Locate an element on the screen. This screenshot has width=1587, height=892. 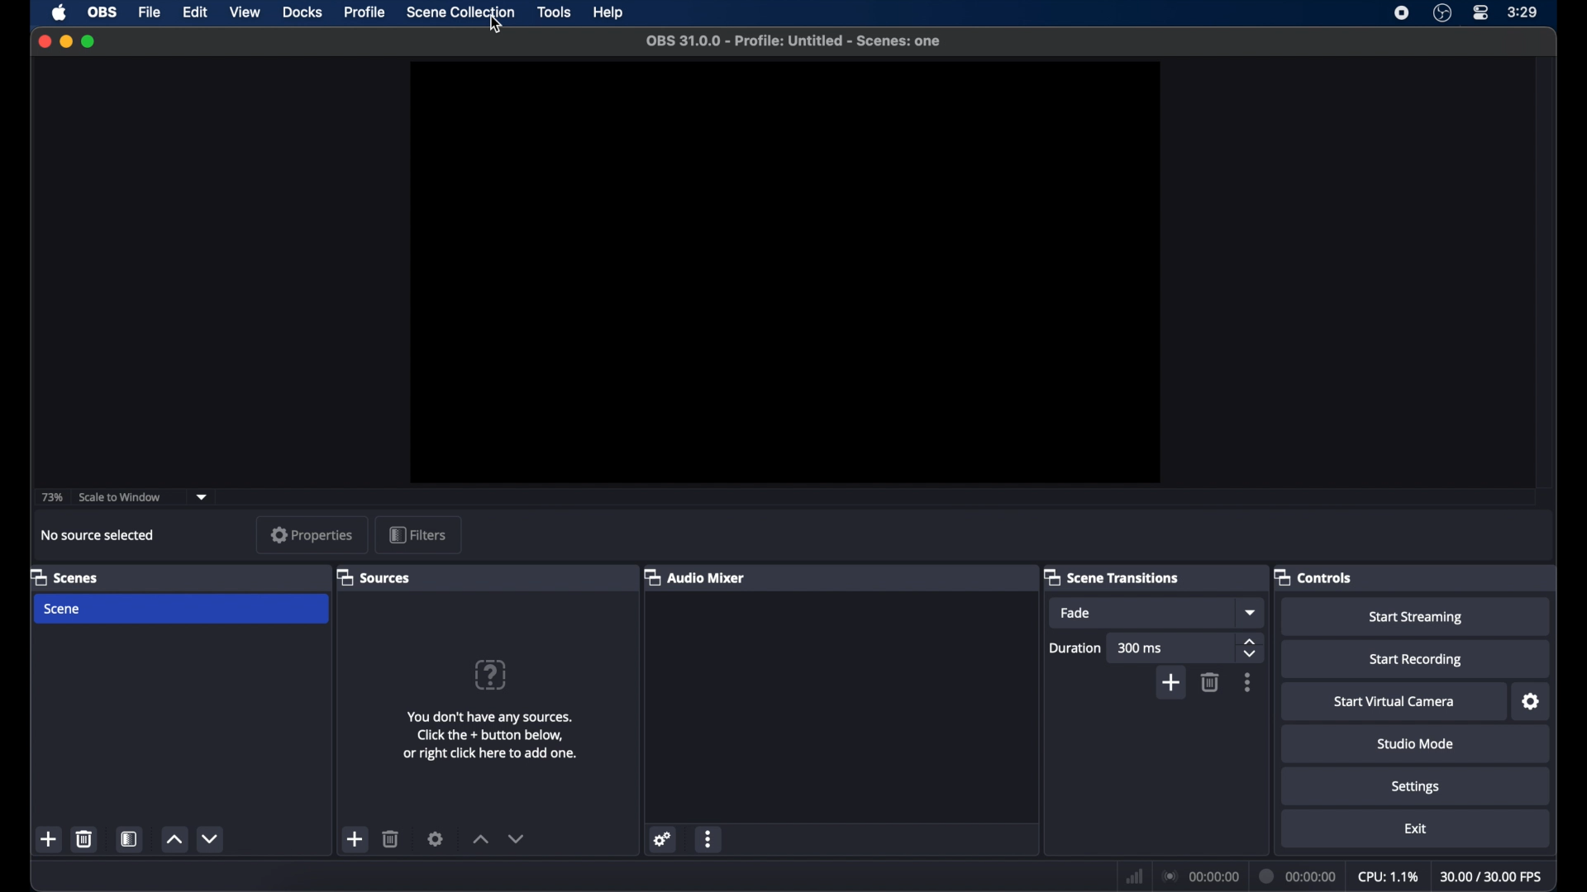
add is located at coordinates (1170, 684).